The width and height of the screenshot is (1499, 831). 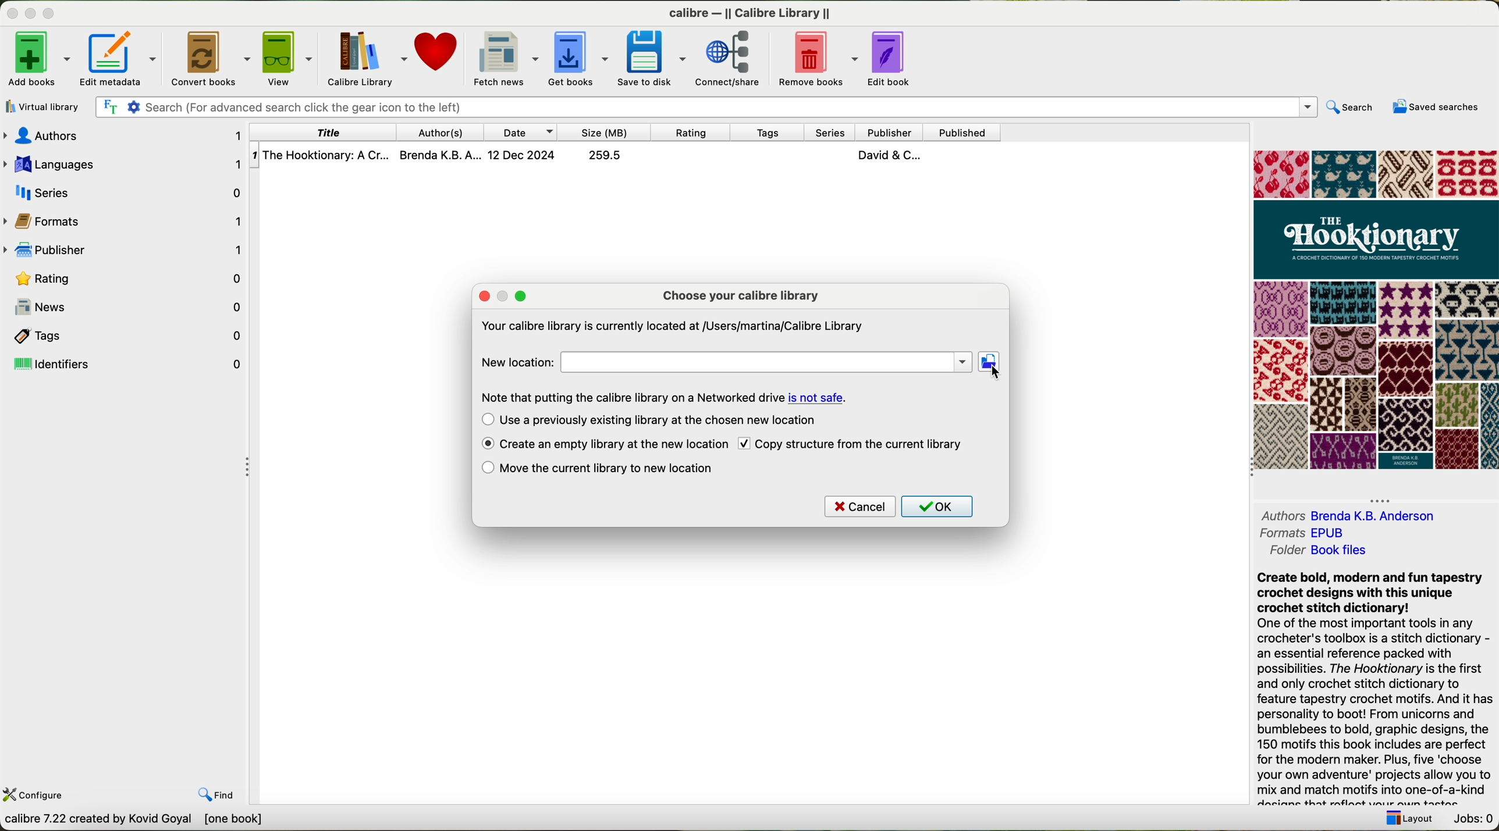 I want to click on publisher, so click(x=892, y=133).